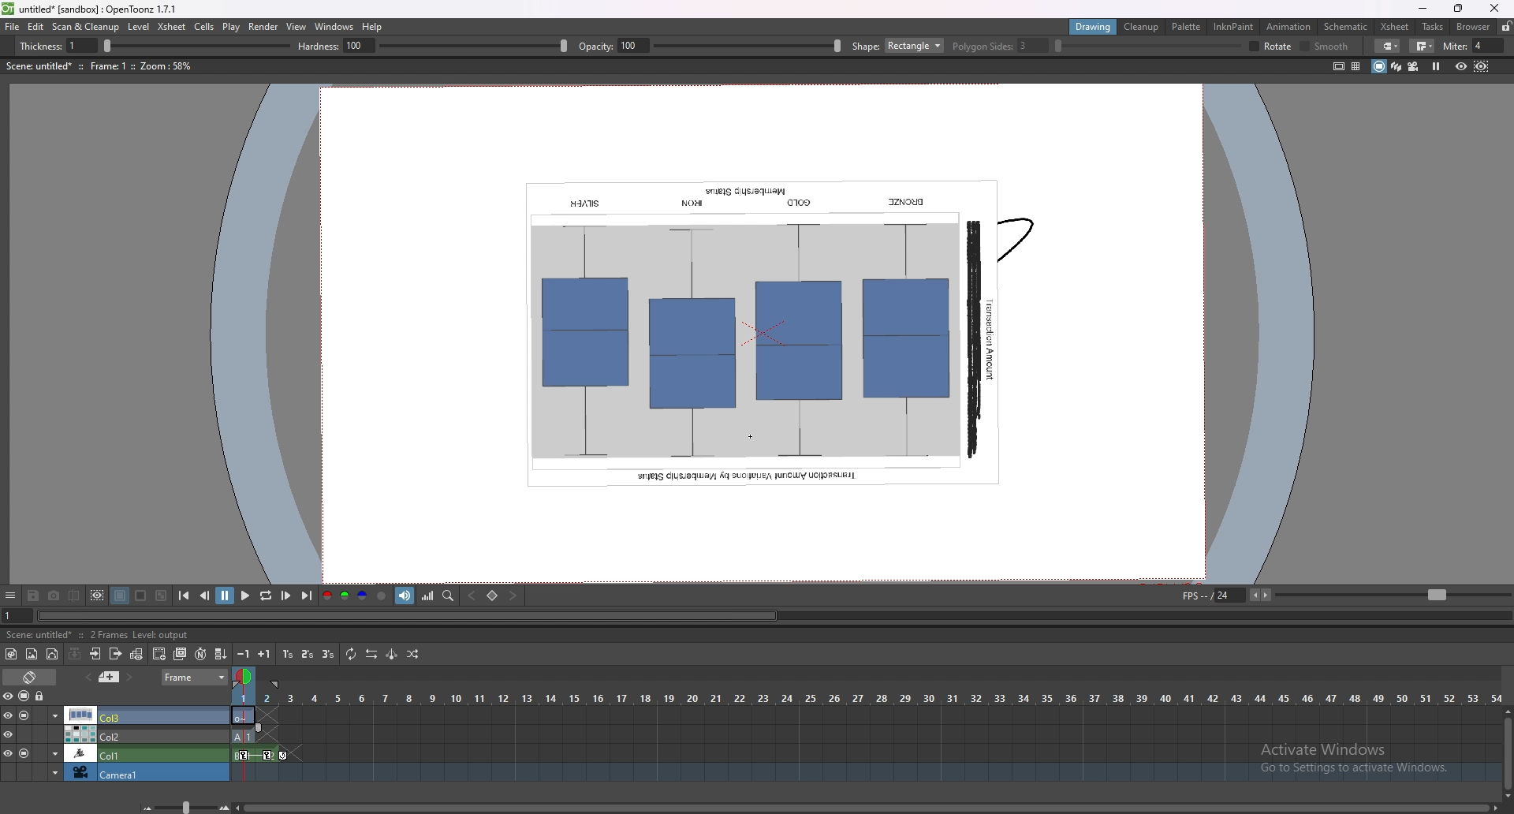 This screenshot has height=814, width=1514. What do you see at coordinates (449, 595) in the screenshot?
I see `locator` at bounding box center [449, 595].